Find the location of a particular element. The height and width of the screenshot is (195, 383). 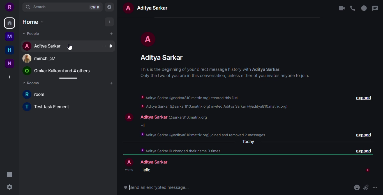

1 is located at coordinates (14, 19).